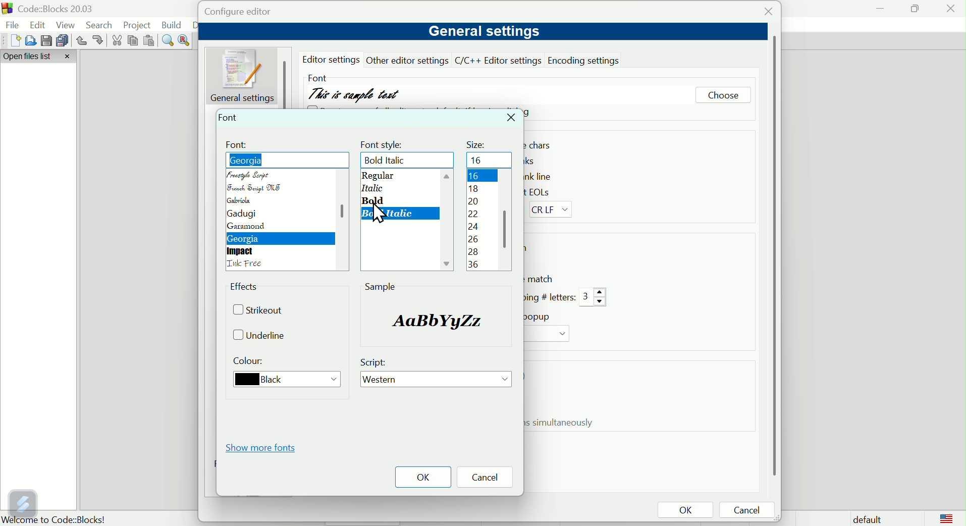 The image size is (966, 526). I want to click on Font, so click(316, 76).